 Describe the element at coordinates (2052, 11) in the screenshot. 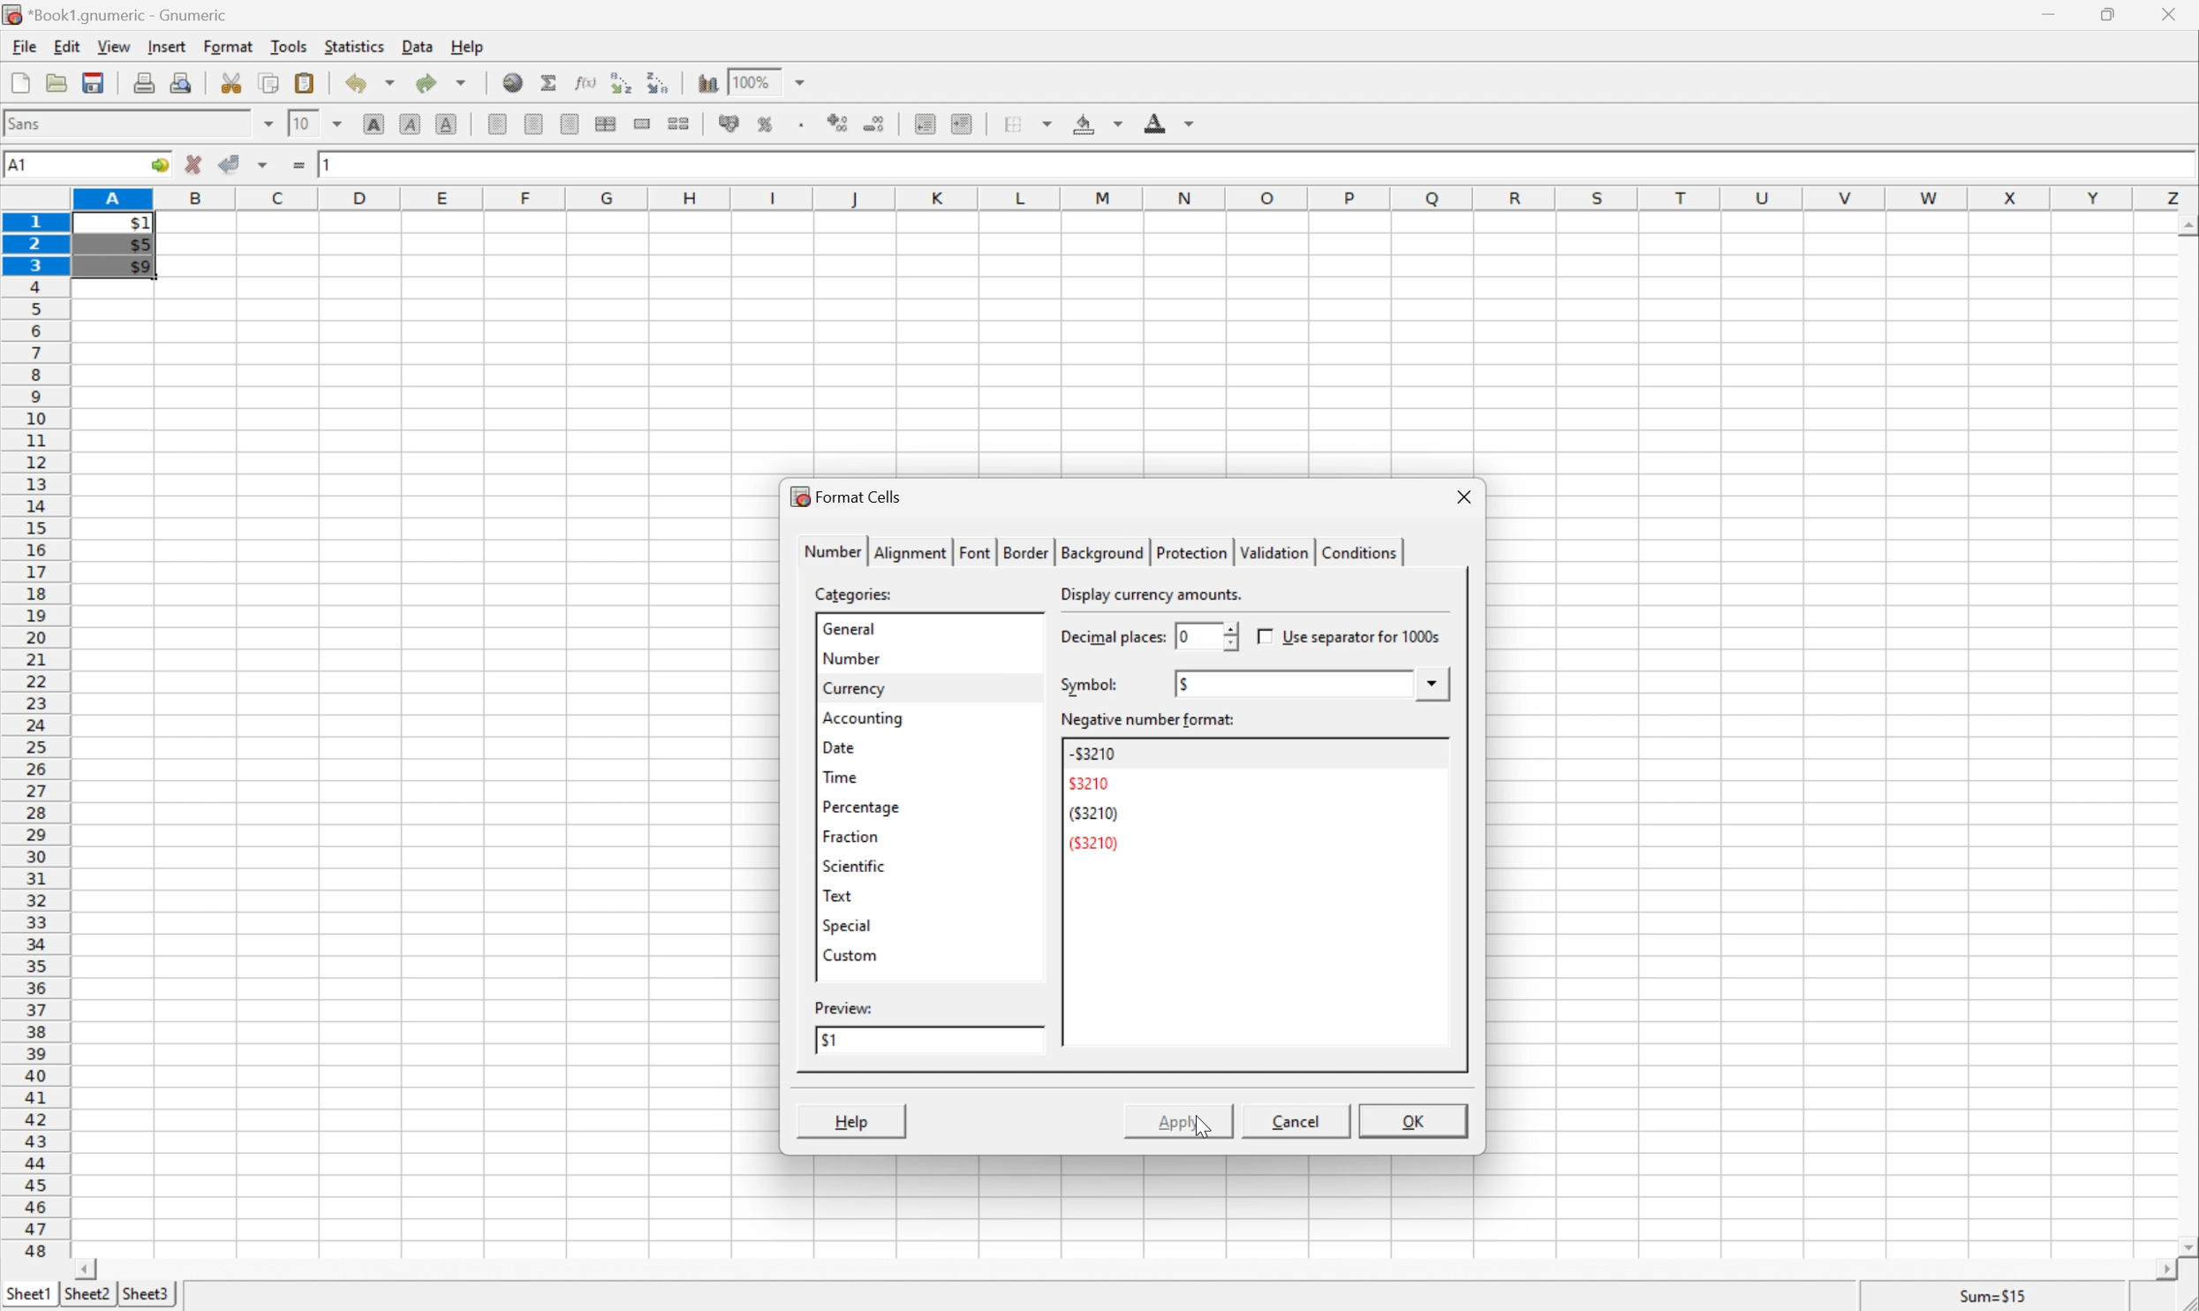

I see `minimize` at that location.